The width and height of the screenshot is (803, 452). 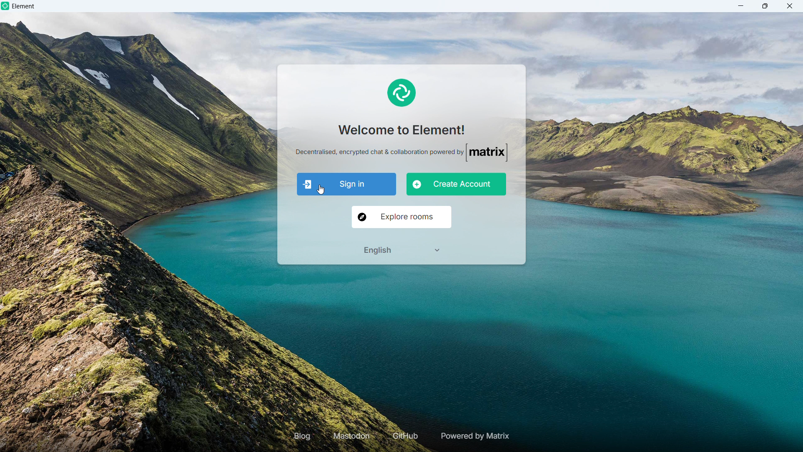 What do you see at coordinates (789, 6) in the screenshot?
I see `close ` at bounding box center [789, 6].